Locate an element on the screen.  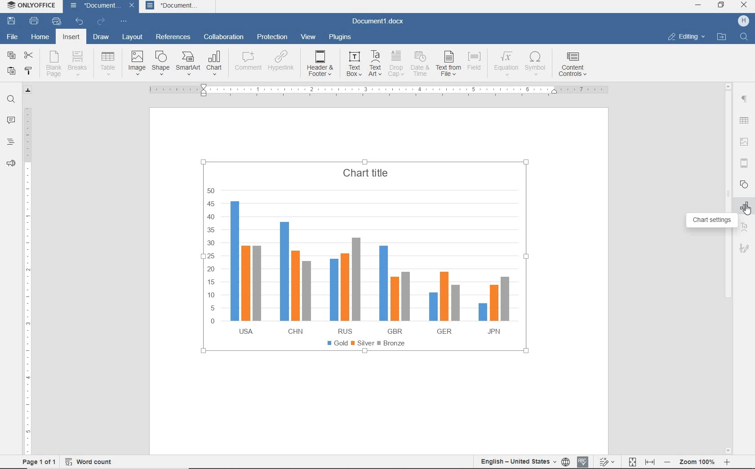
shape is located at coordinates (161, 63).